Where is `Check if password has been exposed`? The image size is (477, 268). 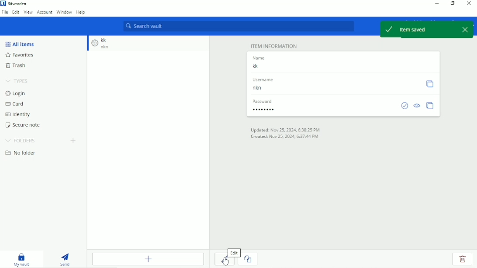 Check if password has been exposed is located at coordinates (404, 106).